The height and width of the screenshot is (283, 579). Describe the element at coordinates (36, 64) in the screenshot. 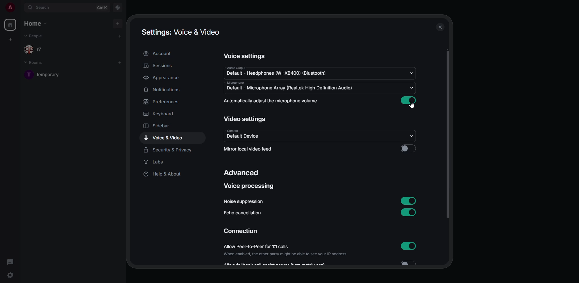

I see `rooms` at that location.